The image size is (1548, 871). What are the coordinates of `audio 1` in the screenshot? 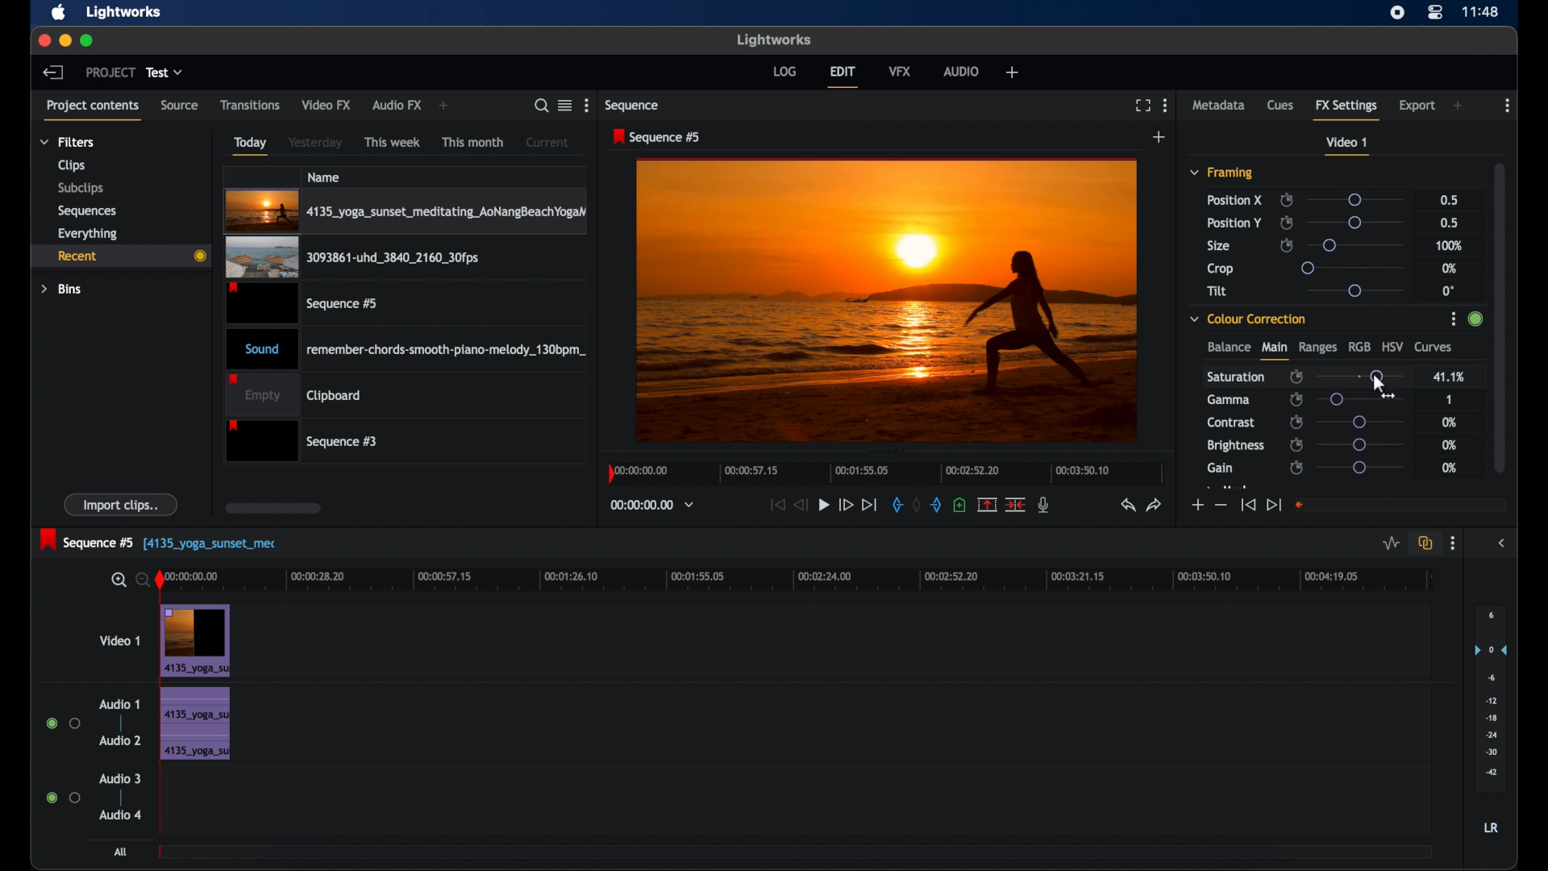 It's located at (119, 704).